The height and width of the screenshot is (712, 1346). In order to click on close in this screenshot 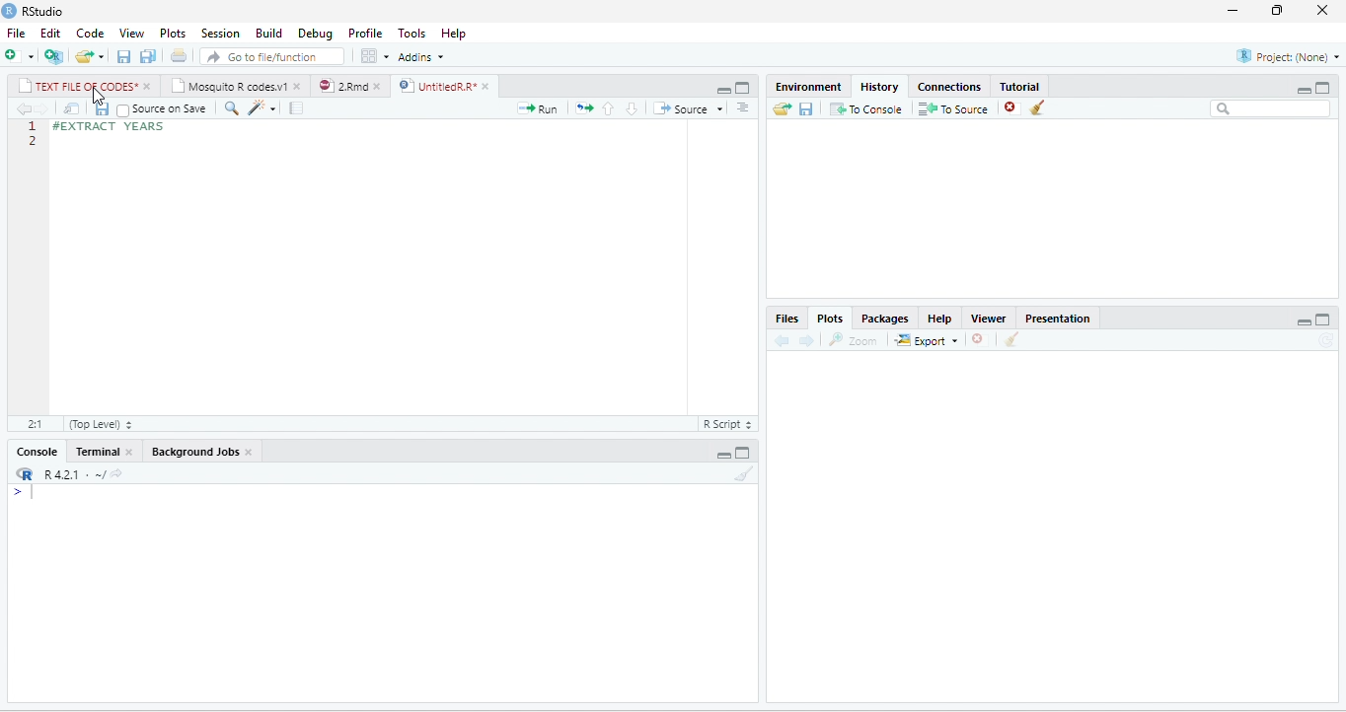, I will do `click(130, 451)`.